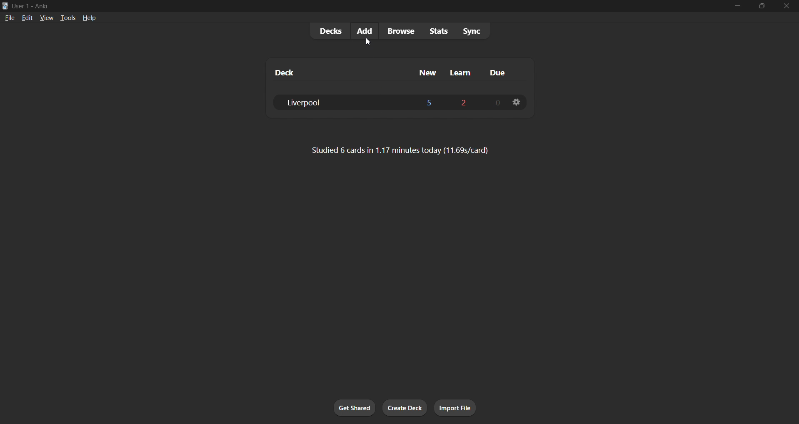 Image resolution: width=799 pixels, height=424 pixels. I want to click on maximize/restore, so click(762, 7).